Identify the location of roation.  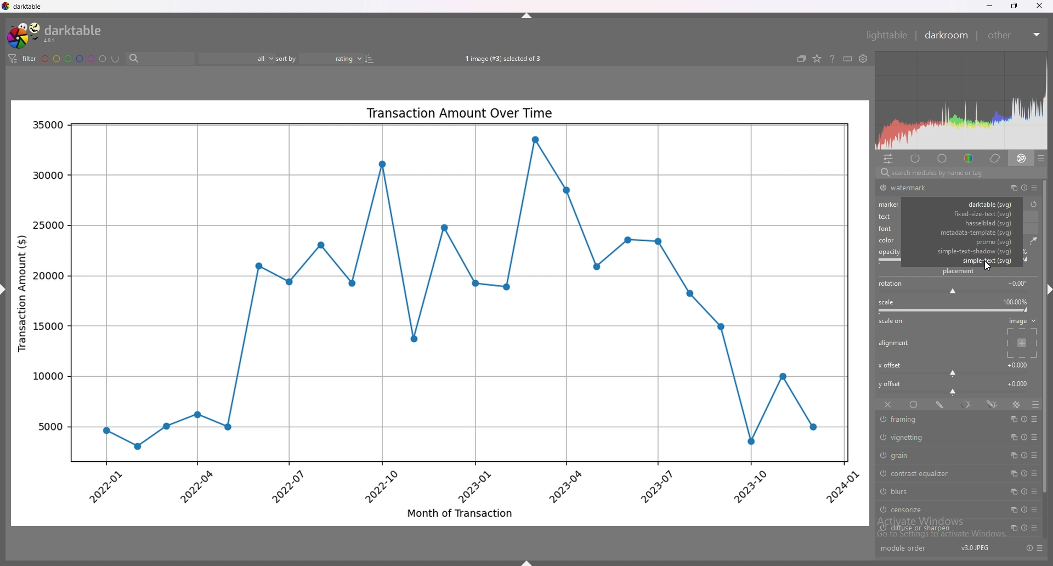
(890, 284).